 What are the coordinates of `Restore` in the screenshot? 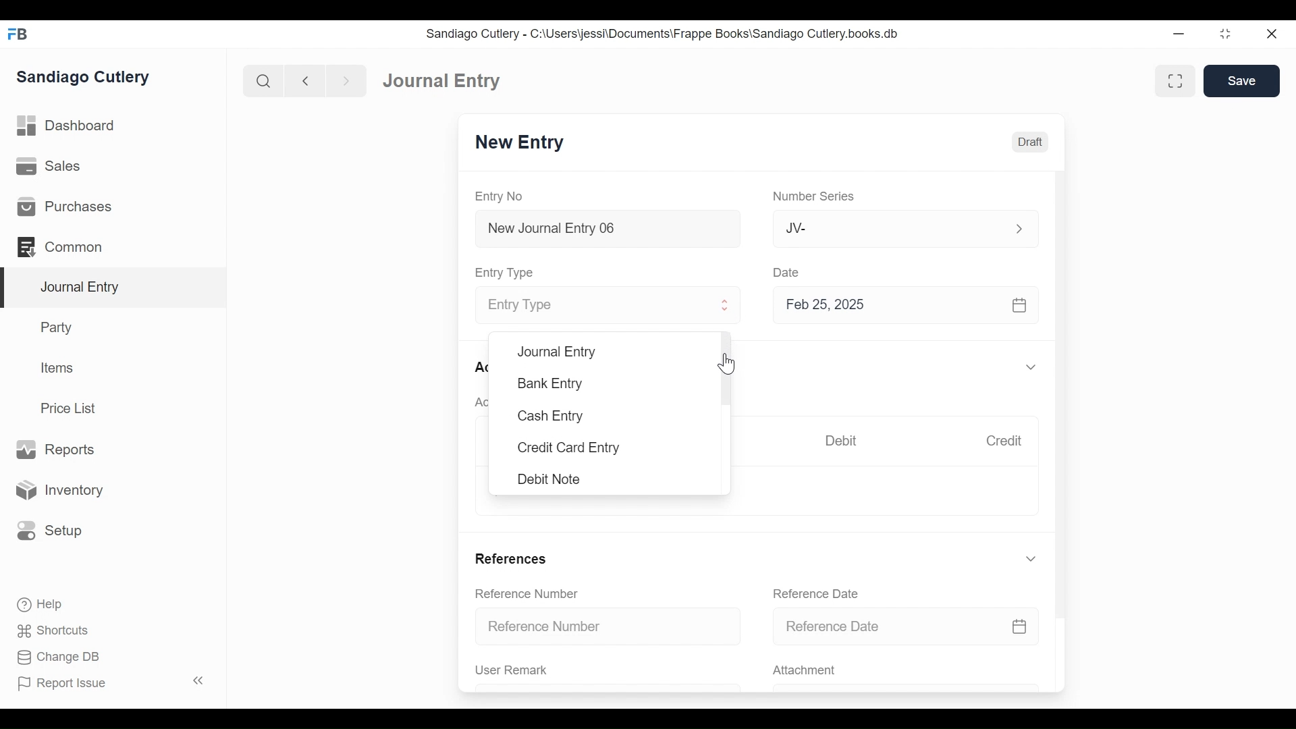 It's located at (1227, 33).